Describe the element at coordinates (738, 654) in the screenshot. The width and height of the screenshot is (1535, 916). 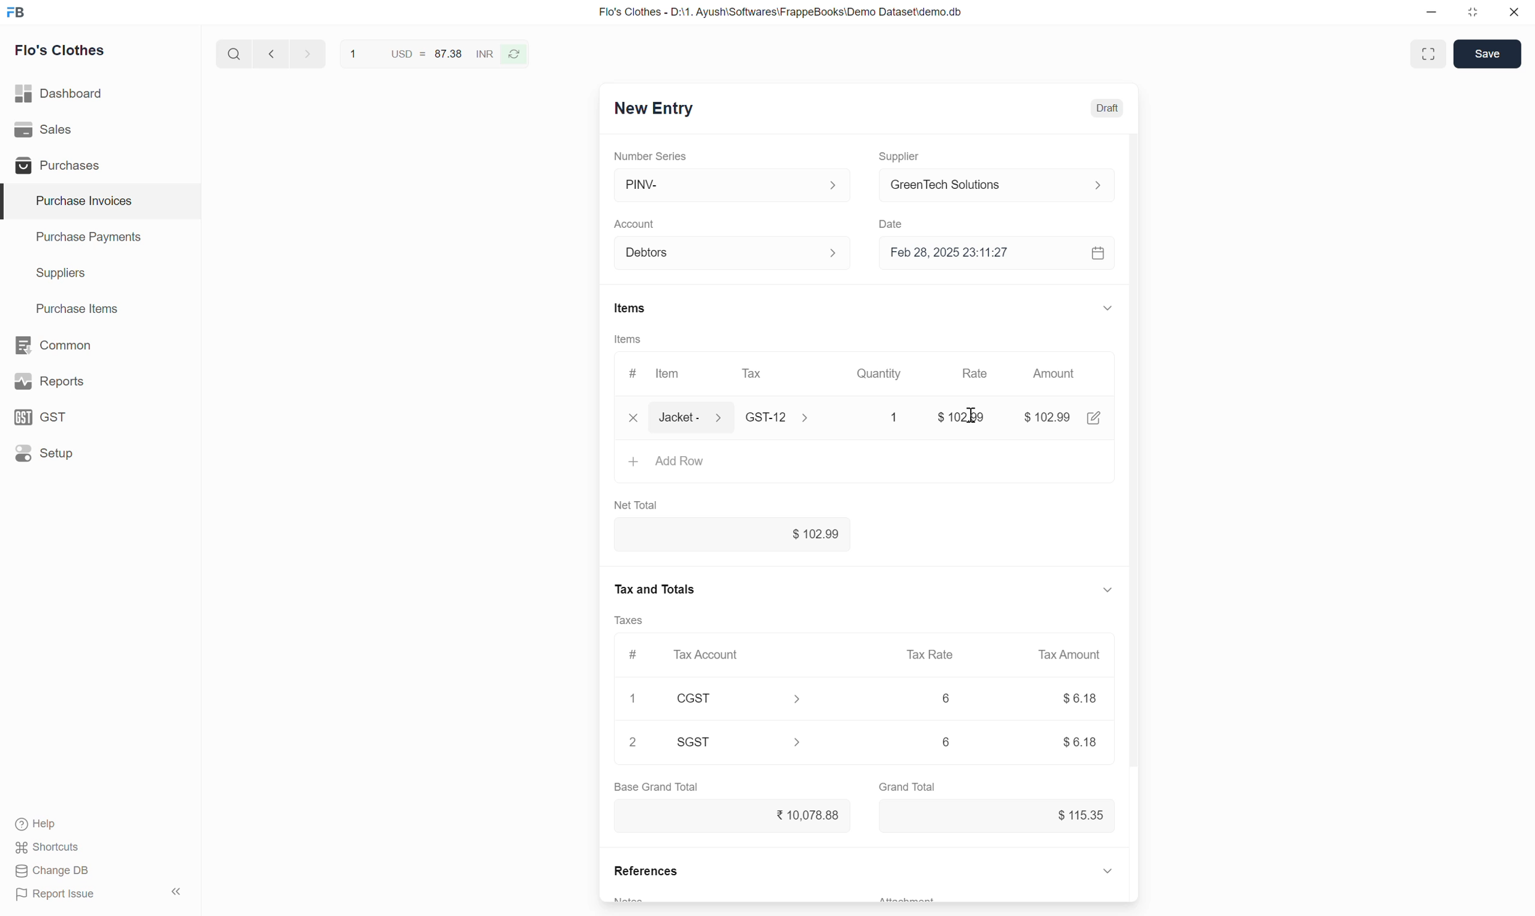
I see `Tax Account` at that location.